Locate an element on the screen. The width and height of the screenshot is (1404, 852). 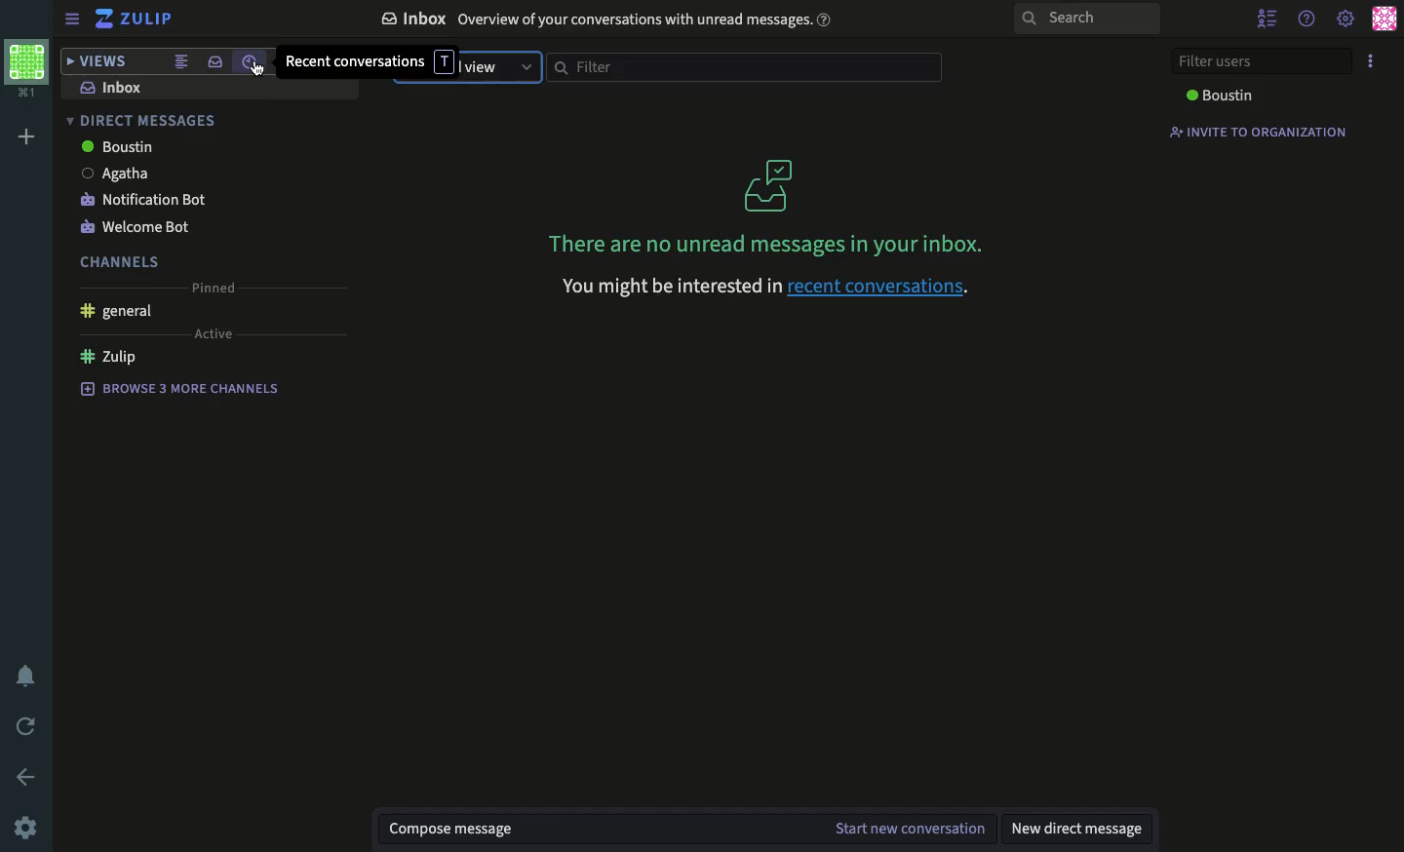
sidebar is located at coordinates (73, 19).